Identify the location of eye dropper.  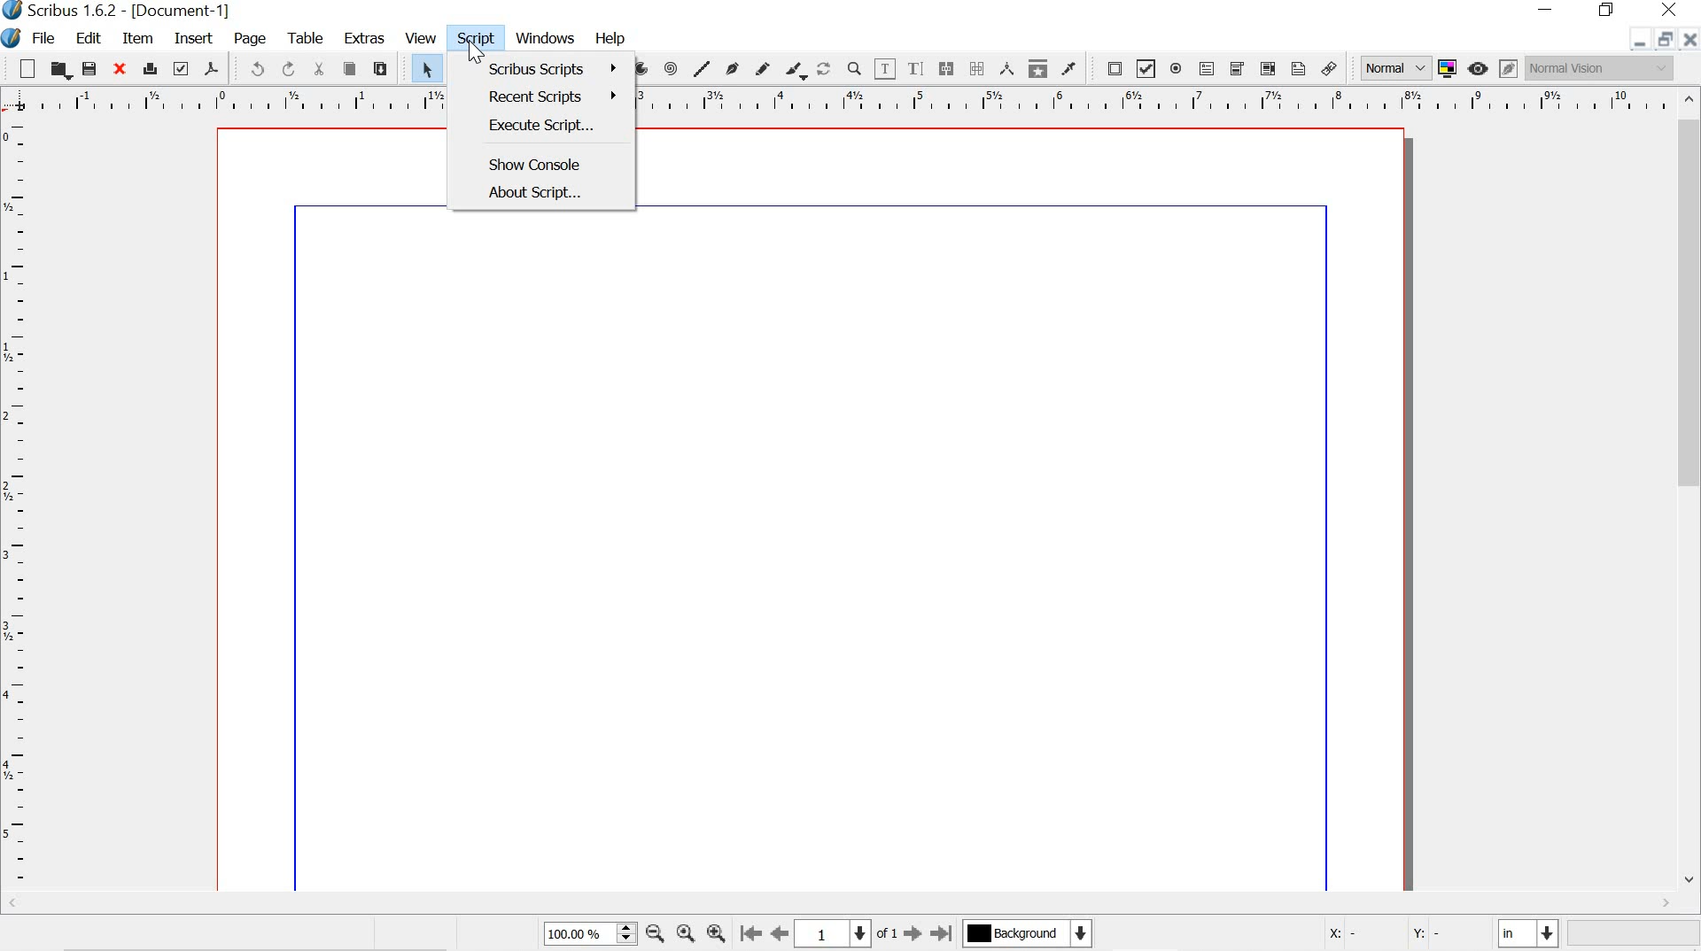
(1069, 69).